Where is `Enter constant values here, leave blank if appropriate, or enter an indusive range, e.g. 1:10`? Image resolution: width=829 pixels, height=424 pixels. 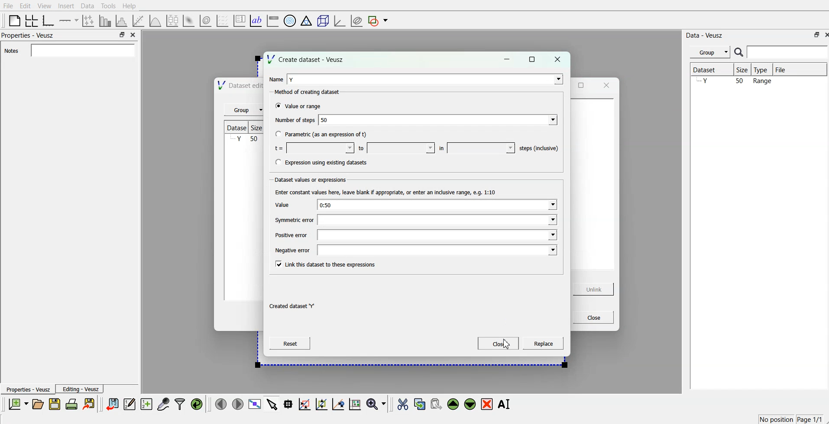 Enter constant values here, leave blank if appropriate, or enter an indusive range, e.g. 1:10 is located at coordinates (388, 193).